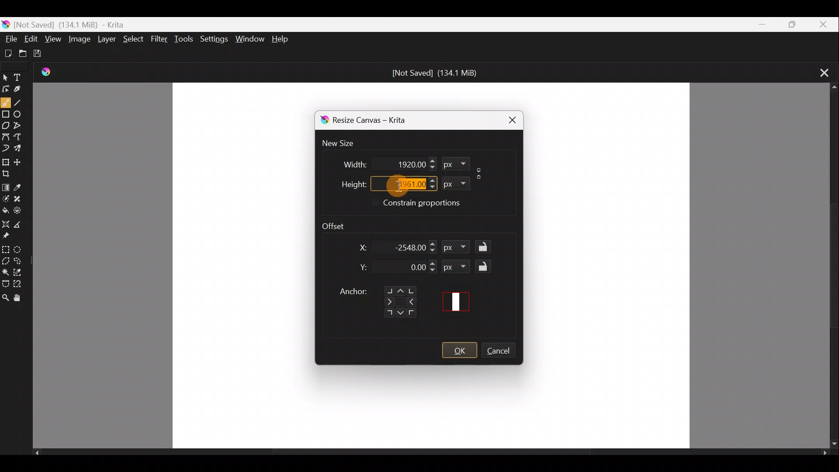  What do you see at coordinates (399, 183) in the screenshot?
I see `4561.00` at bounding box center [399, 183].